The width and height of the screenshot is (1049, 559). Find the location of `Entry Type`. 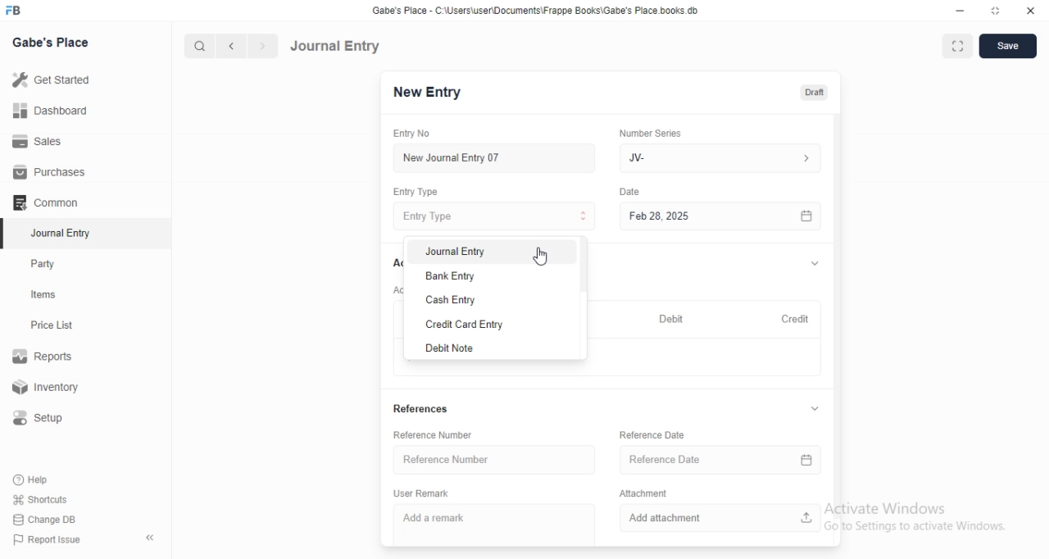

Entry Type is located at coordinates (417, 192).